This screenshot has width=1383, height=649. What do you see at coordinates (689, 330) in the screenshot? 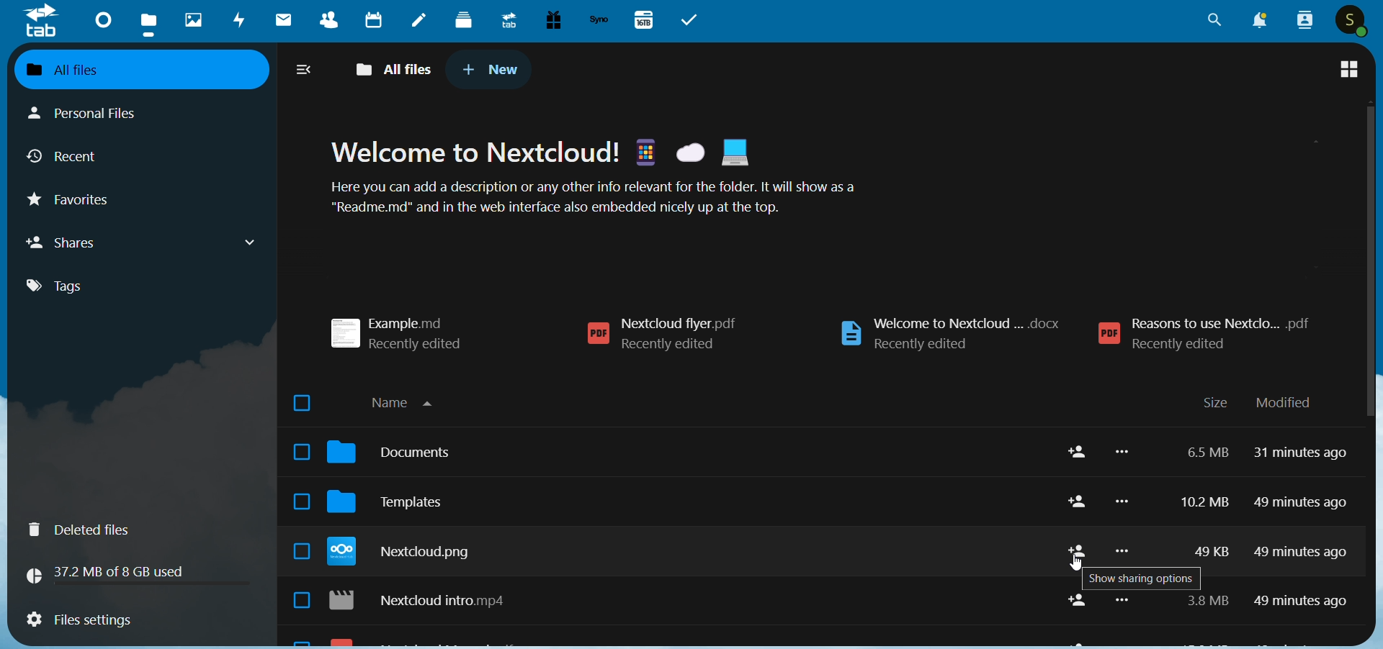
I see `nextcloud flyer` at bounding box center [689, 330].